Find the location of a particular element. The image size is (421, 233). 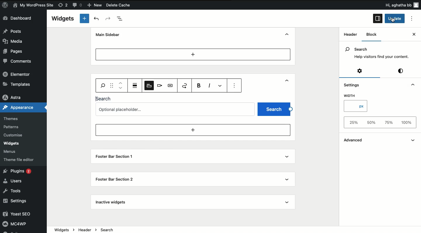

Posts is located at coordinates (15, 31).